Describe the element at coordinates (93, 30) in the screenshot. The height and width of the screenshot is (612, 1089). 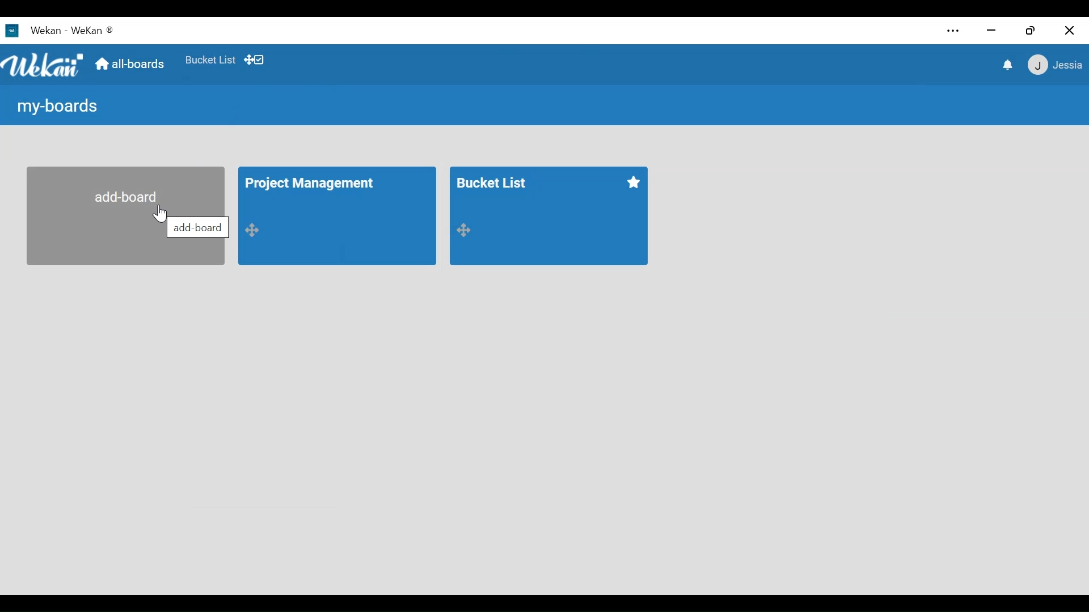
I see `Wekan` at that location.